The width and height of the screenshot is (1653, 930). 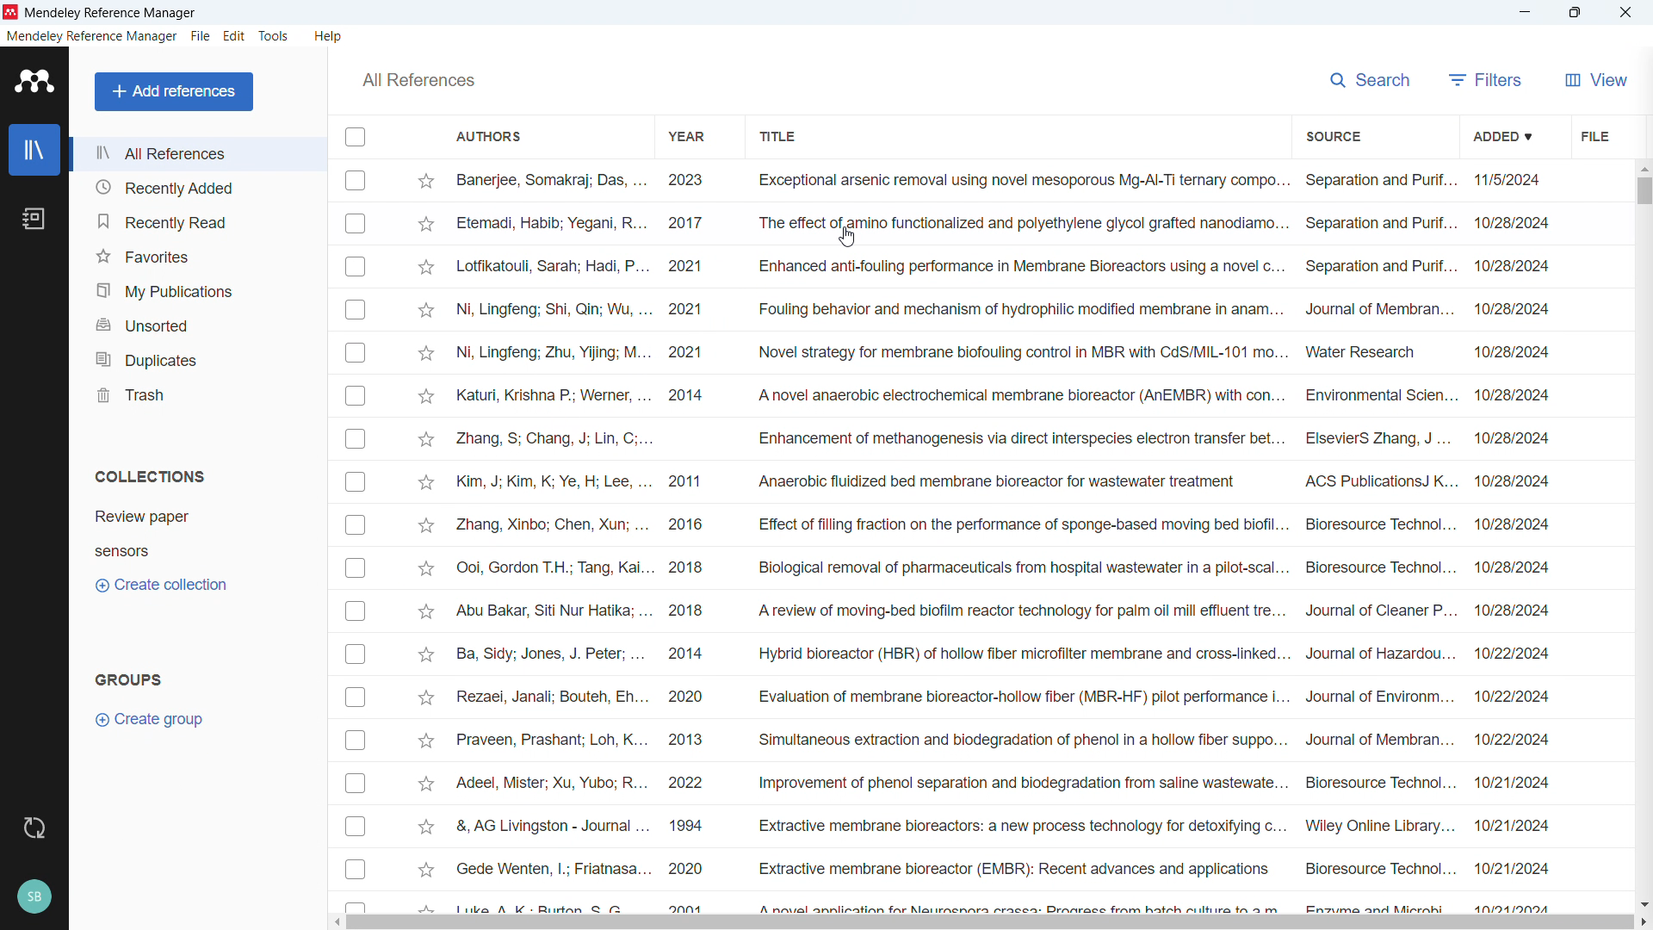 I want to click on Authors of individual entries , so click(x=551, y=540).